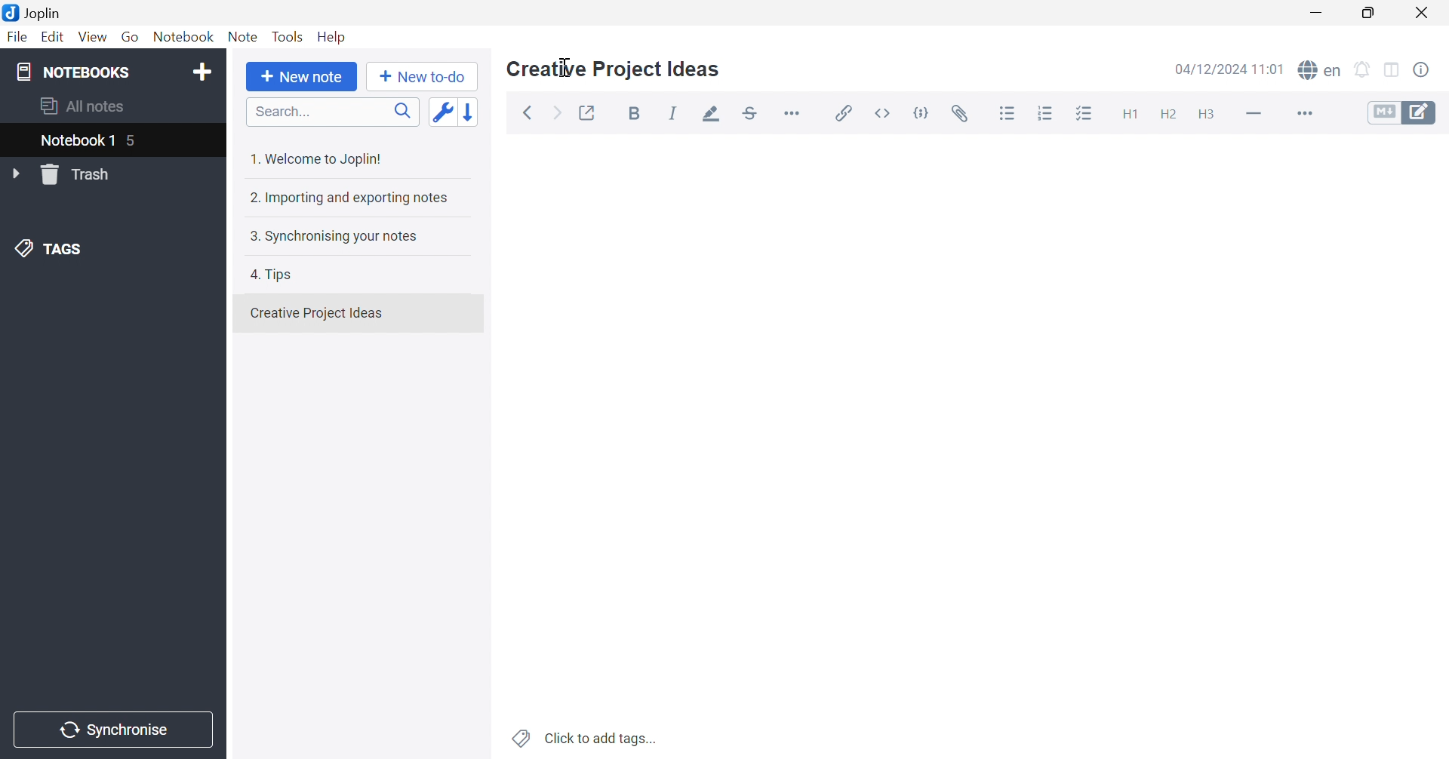 The image size is (1449, 759). I want to click on Edit, so click(54, 39).